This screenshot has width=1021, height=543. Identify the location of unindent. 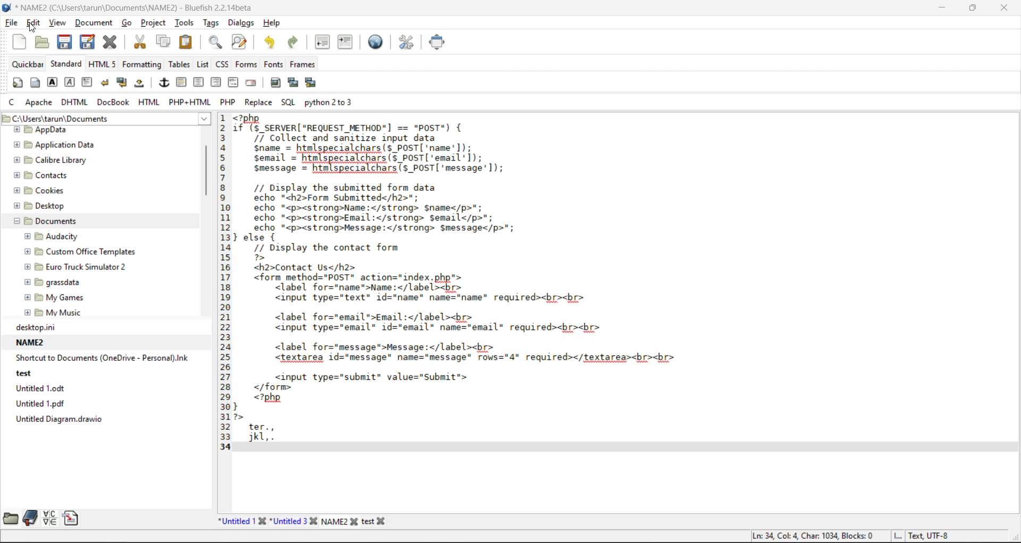
(325, 43).